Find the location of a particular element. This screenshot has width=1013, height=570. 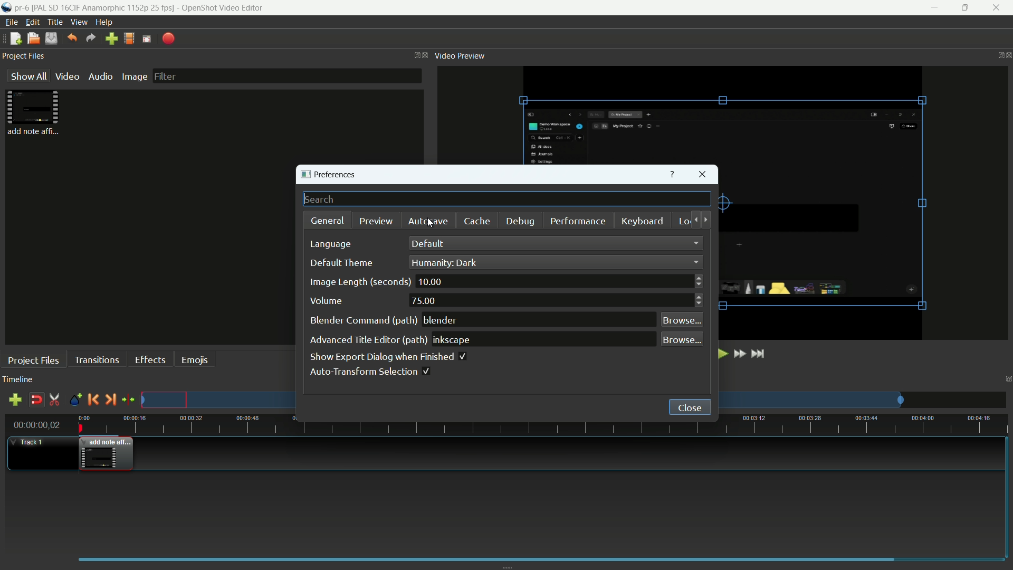

jump to end is located at coordinates (760, 354).